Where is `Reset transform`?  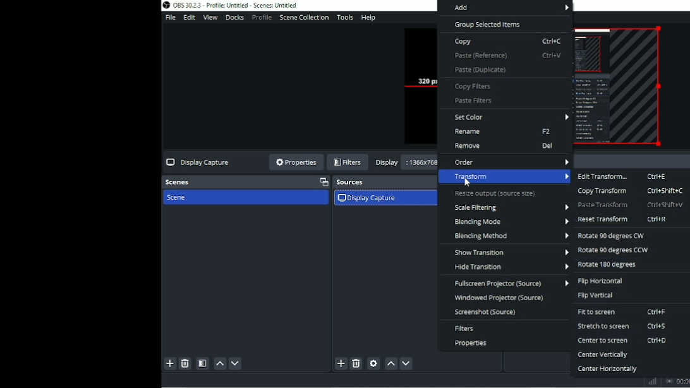 Reset transform is located at coordinates (624, 219).